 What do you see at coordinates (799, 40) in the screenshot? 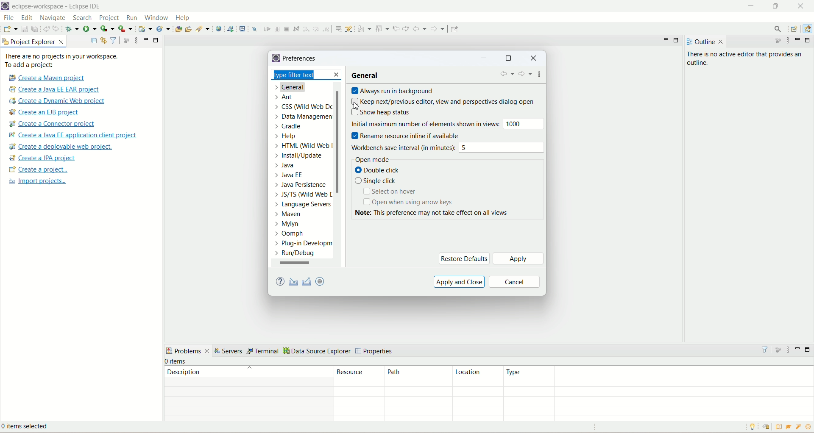
I see `minimize` at bounding box center [799, 40].